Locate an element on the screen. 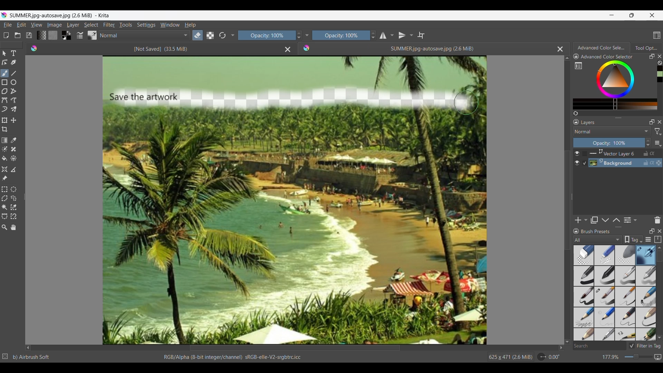  Advanced color Selector is located at coordinates (602, 47).